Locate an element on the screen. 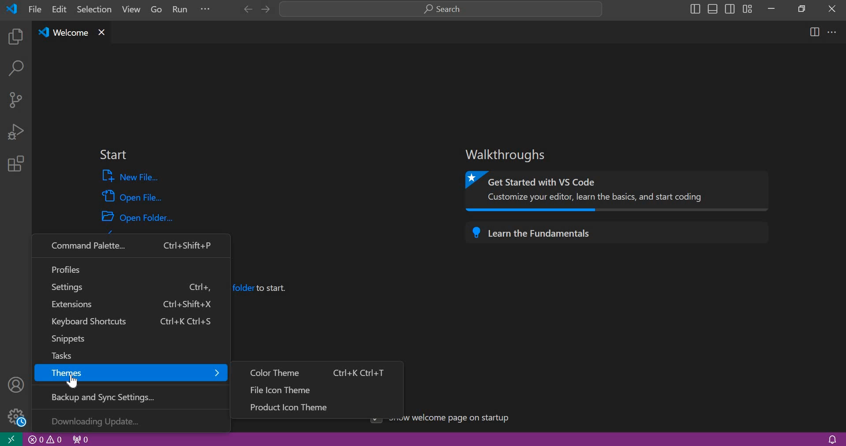 This screenshot has width=846, height=446. toggle secondary sidebar is located at coordinates (730, 8).